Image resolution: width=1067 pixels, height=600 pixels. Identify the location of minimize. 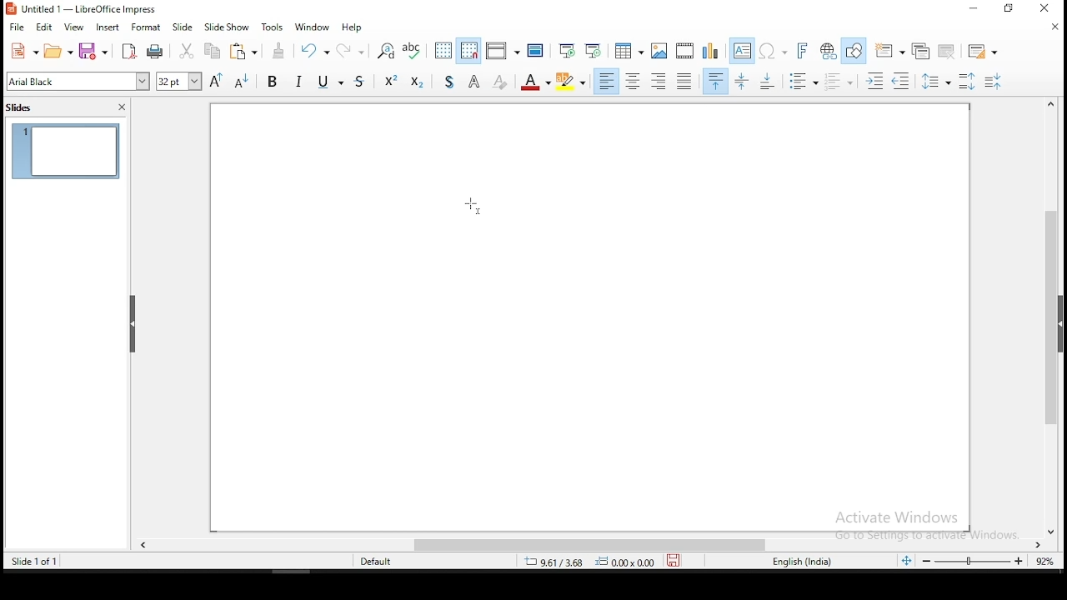
(974, 8).